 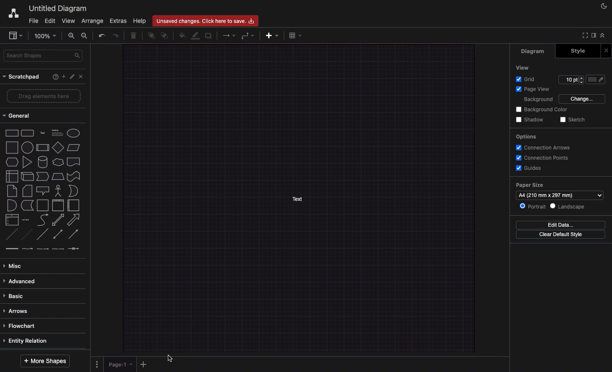 What do you see at coordinates (16, 35) in the screenshot?
I see `Sidebar` at bounding box center [16, 35].